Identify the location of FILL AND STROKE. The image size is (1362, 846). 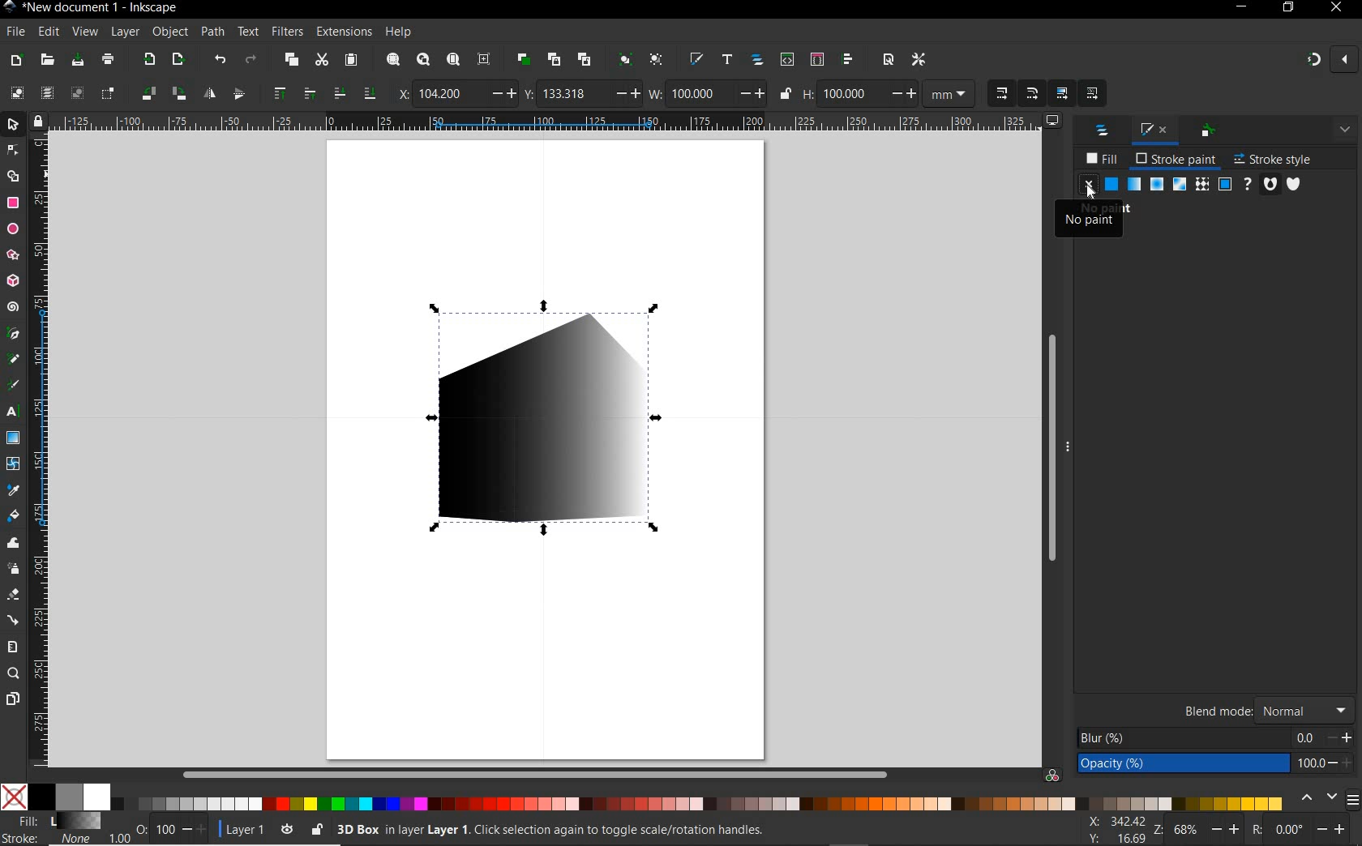
(1155, 130).